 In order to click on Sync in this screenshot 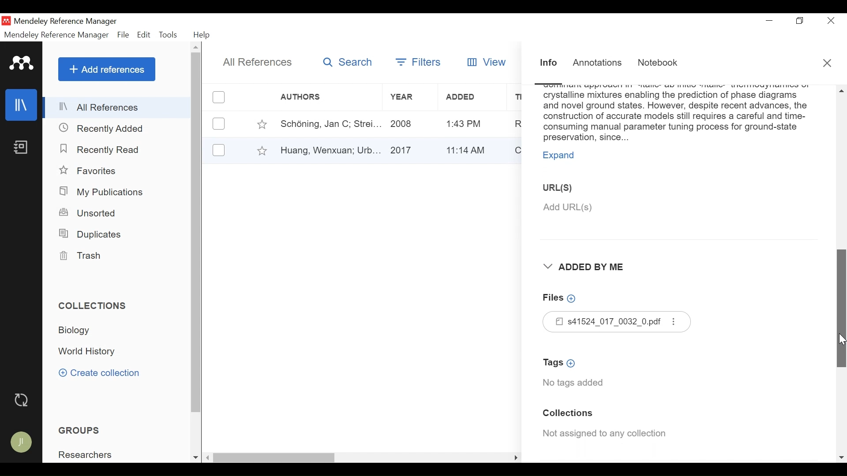, I will do `click(22, 401)`.